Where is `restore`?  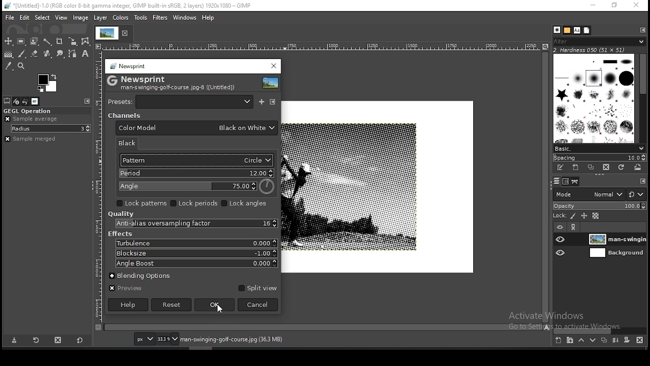 restore is located at coordinates (615, 6).